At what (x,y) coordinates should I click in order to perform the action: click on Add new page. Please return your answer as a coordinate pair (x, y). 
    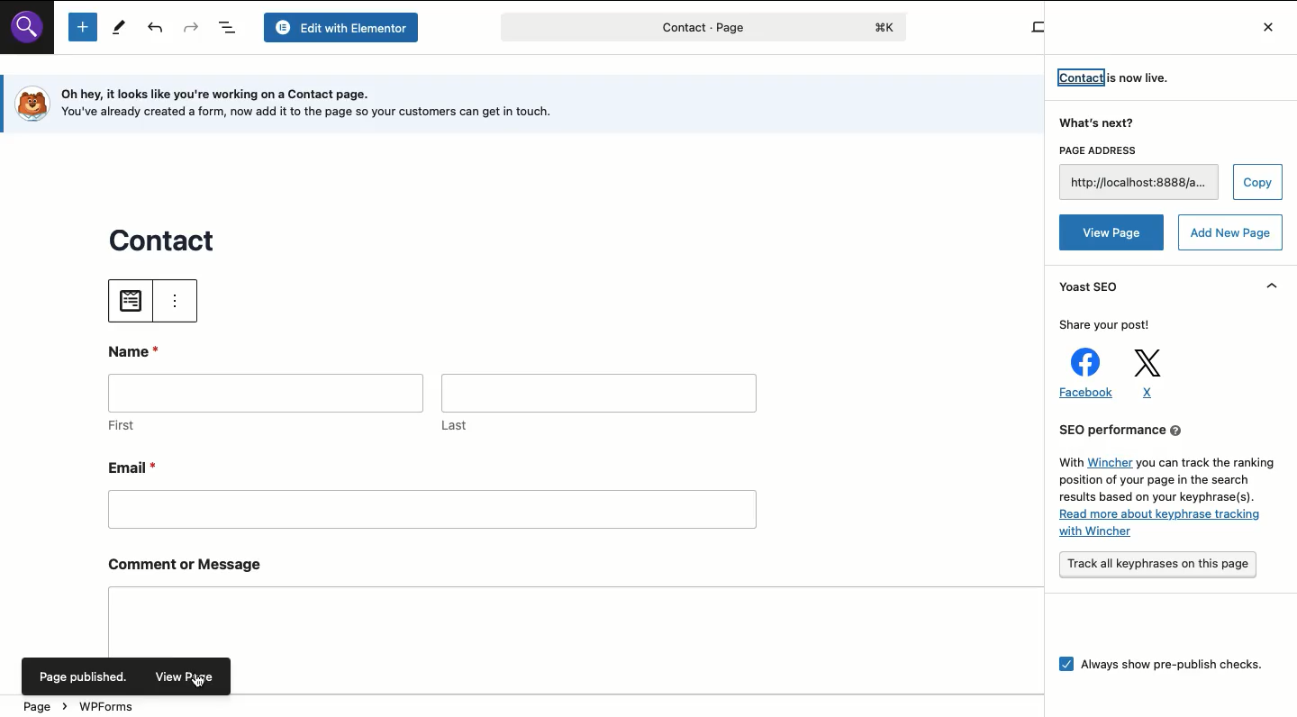
    Looking at the image, I should click on (1231, 233).